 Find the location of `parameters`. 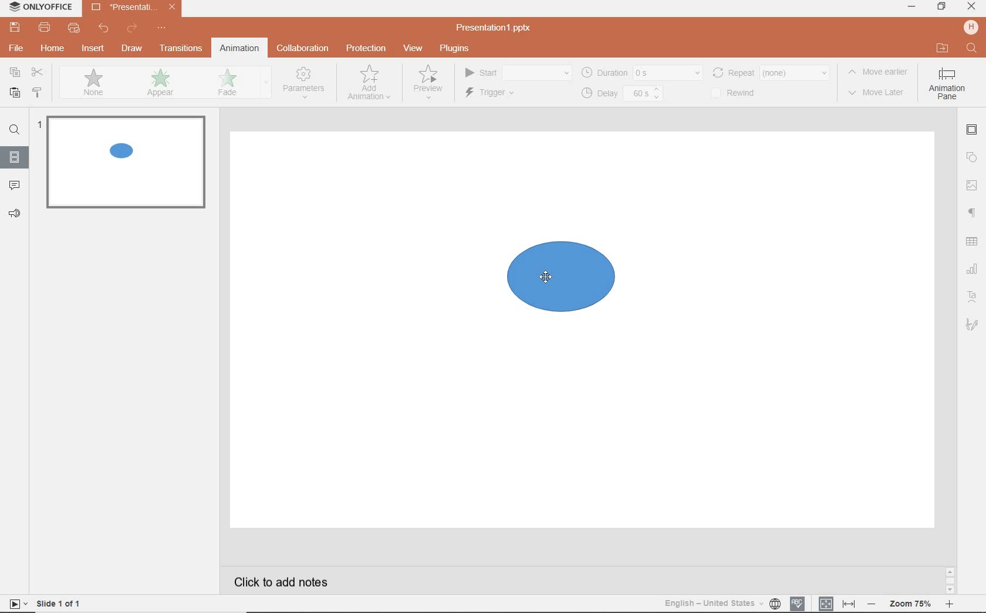

parameters is located at coordinates (306, 83).